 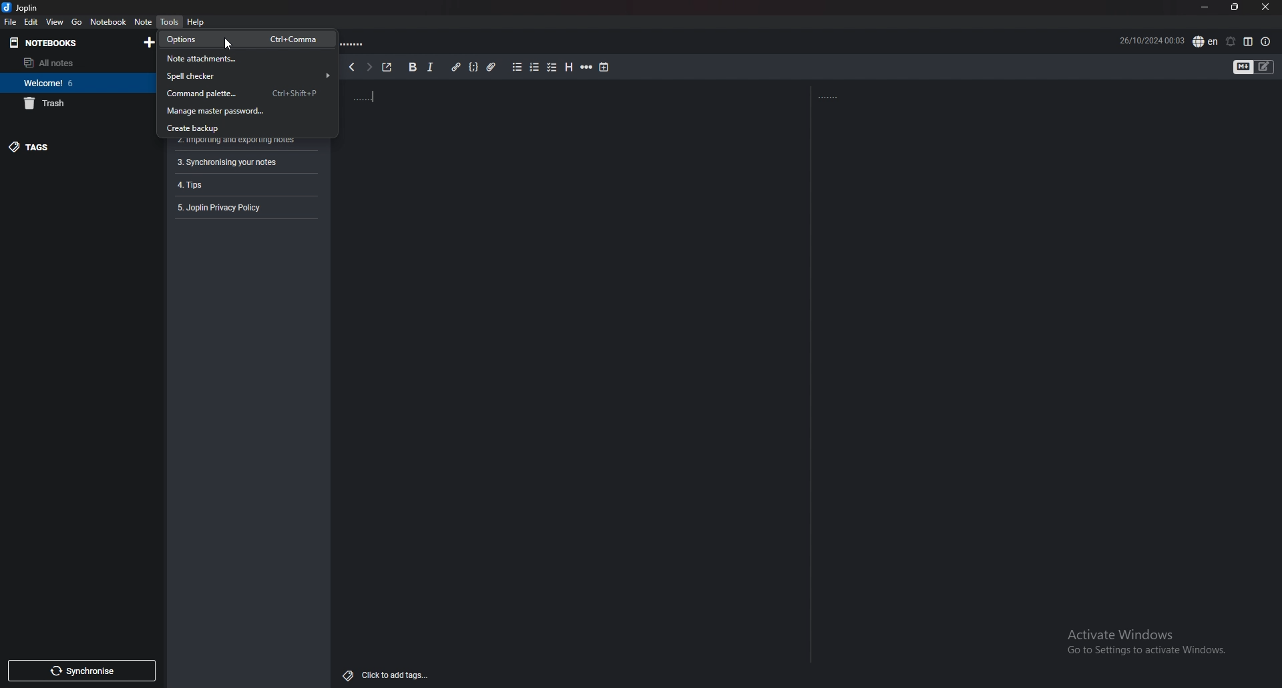 I want to click on Spell checker, so click(x=246, y=75).